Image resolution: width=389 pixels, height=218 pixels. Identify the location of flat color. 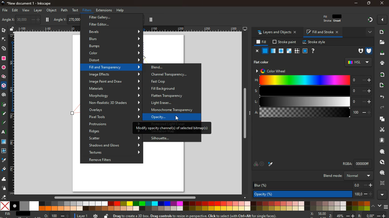
(263, 62).